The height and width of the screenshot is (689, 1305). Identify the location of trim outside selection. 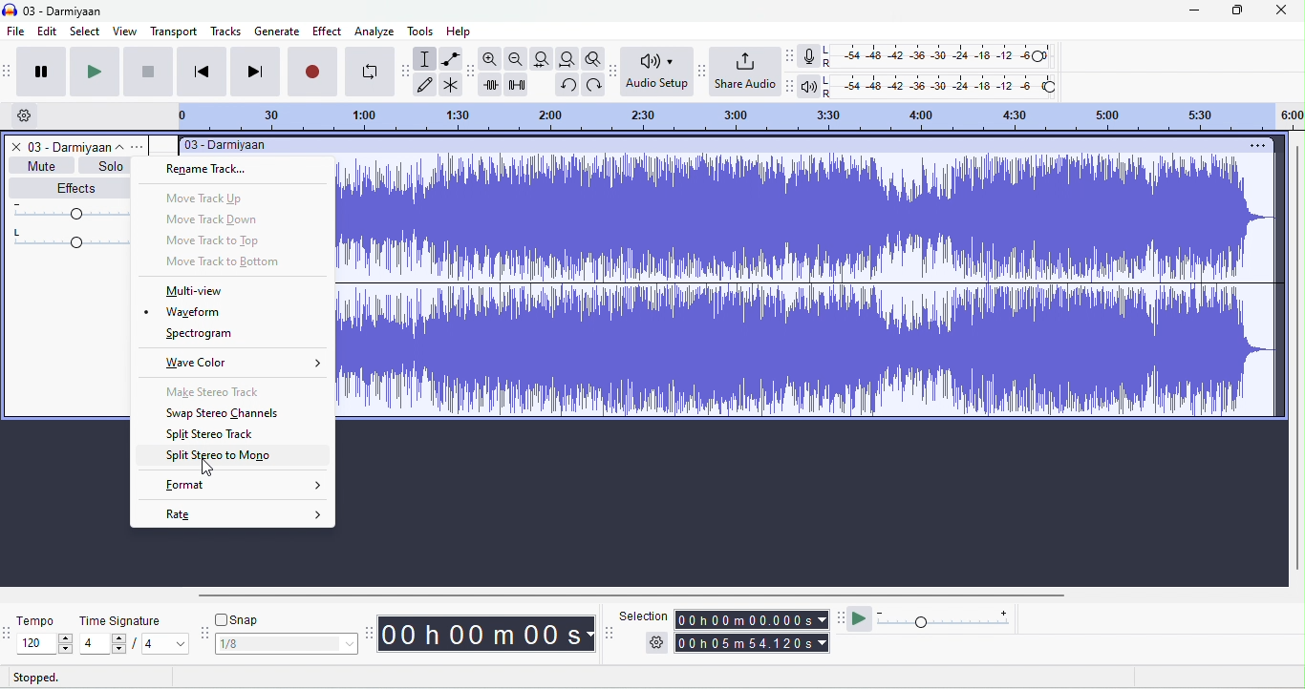
(489, 85).